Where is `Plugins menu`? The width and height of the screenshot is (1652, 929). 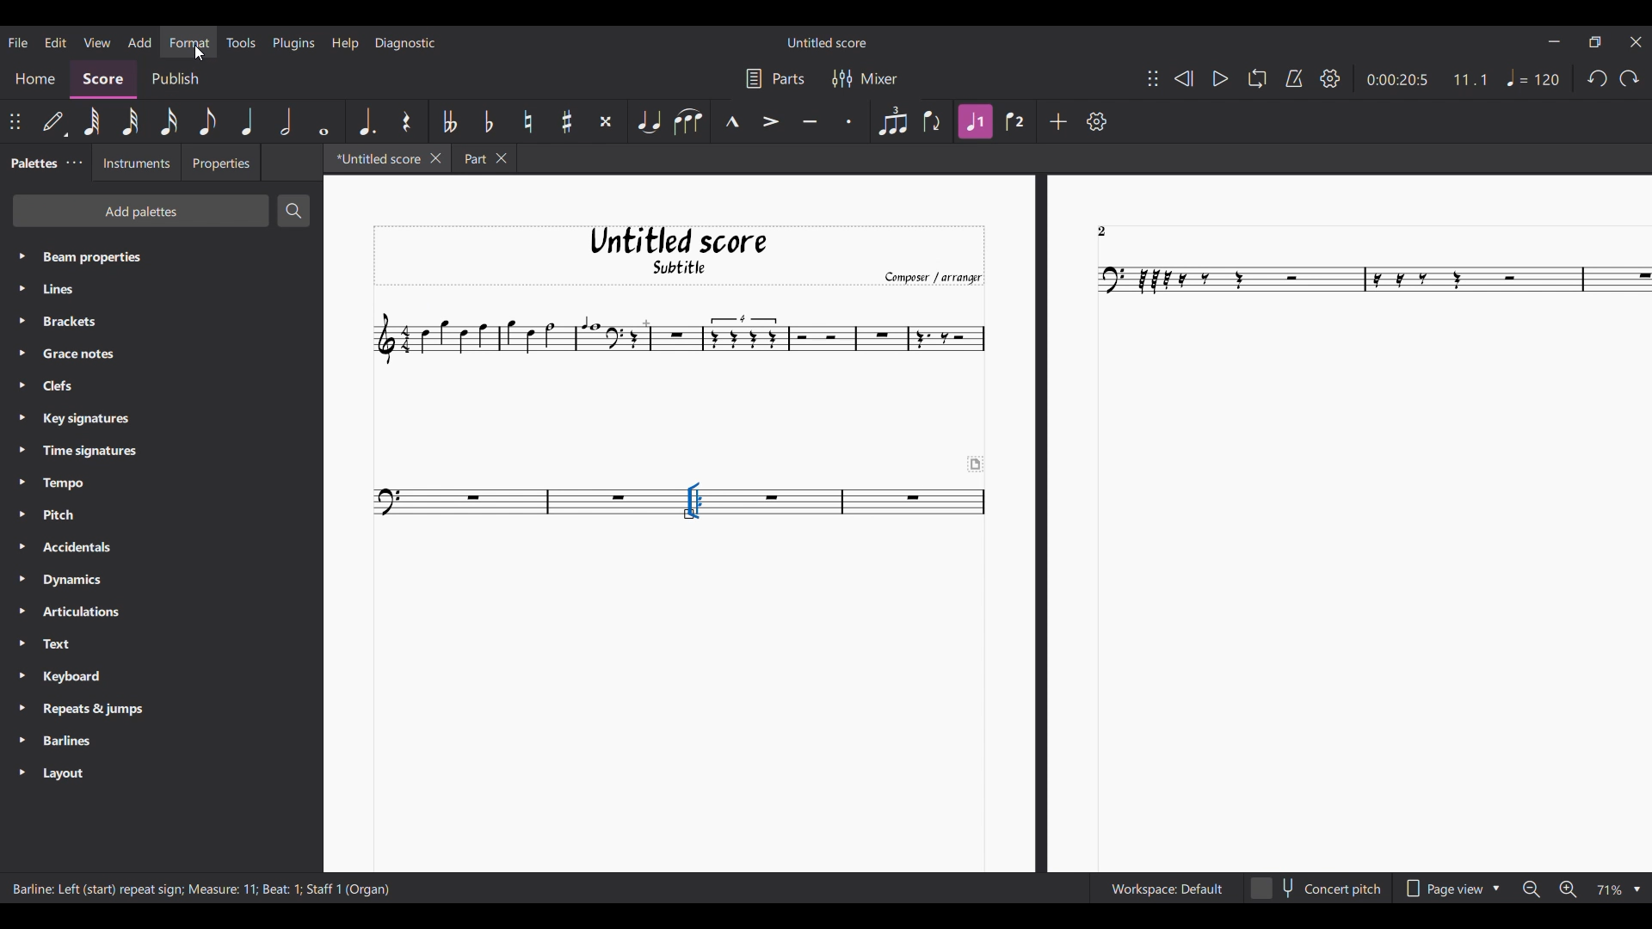 Plugins menu is located at coordinates (293, 44).